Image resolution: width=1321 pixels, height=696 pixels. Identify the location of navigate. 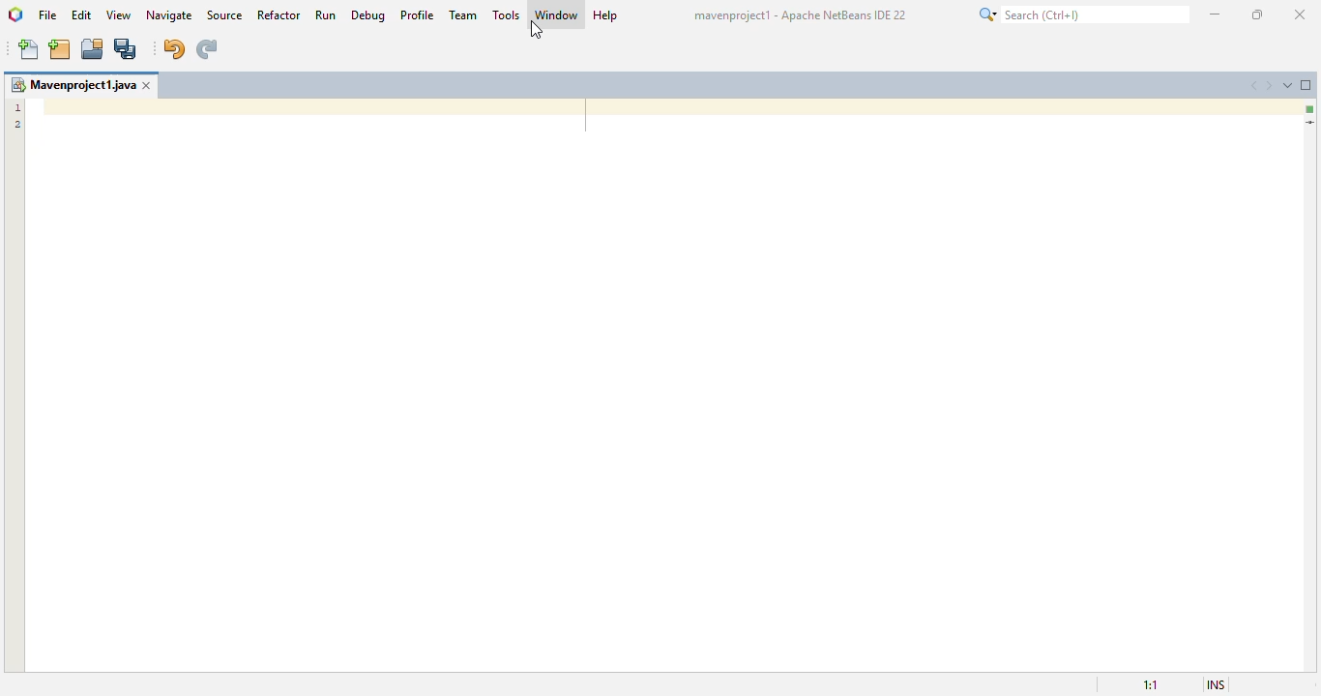
(171, 14).